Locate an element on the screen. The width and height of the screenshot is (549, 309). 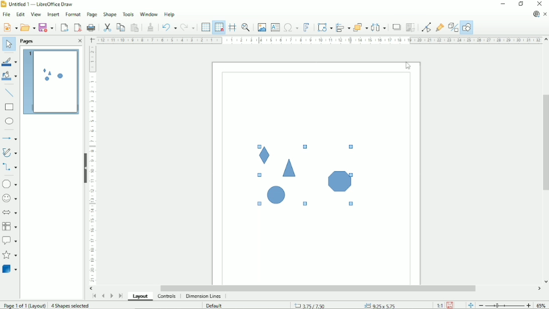
Controls is located at coordinates (167, 296).